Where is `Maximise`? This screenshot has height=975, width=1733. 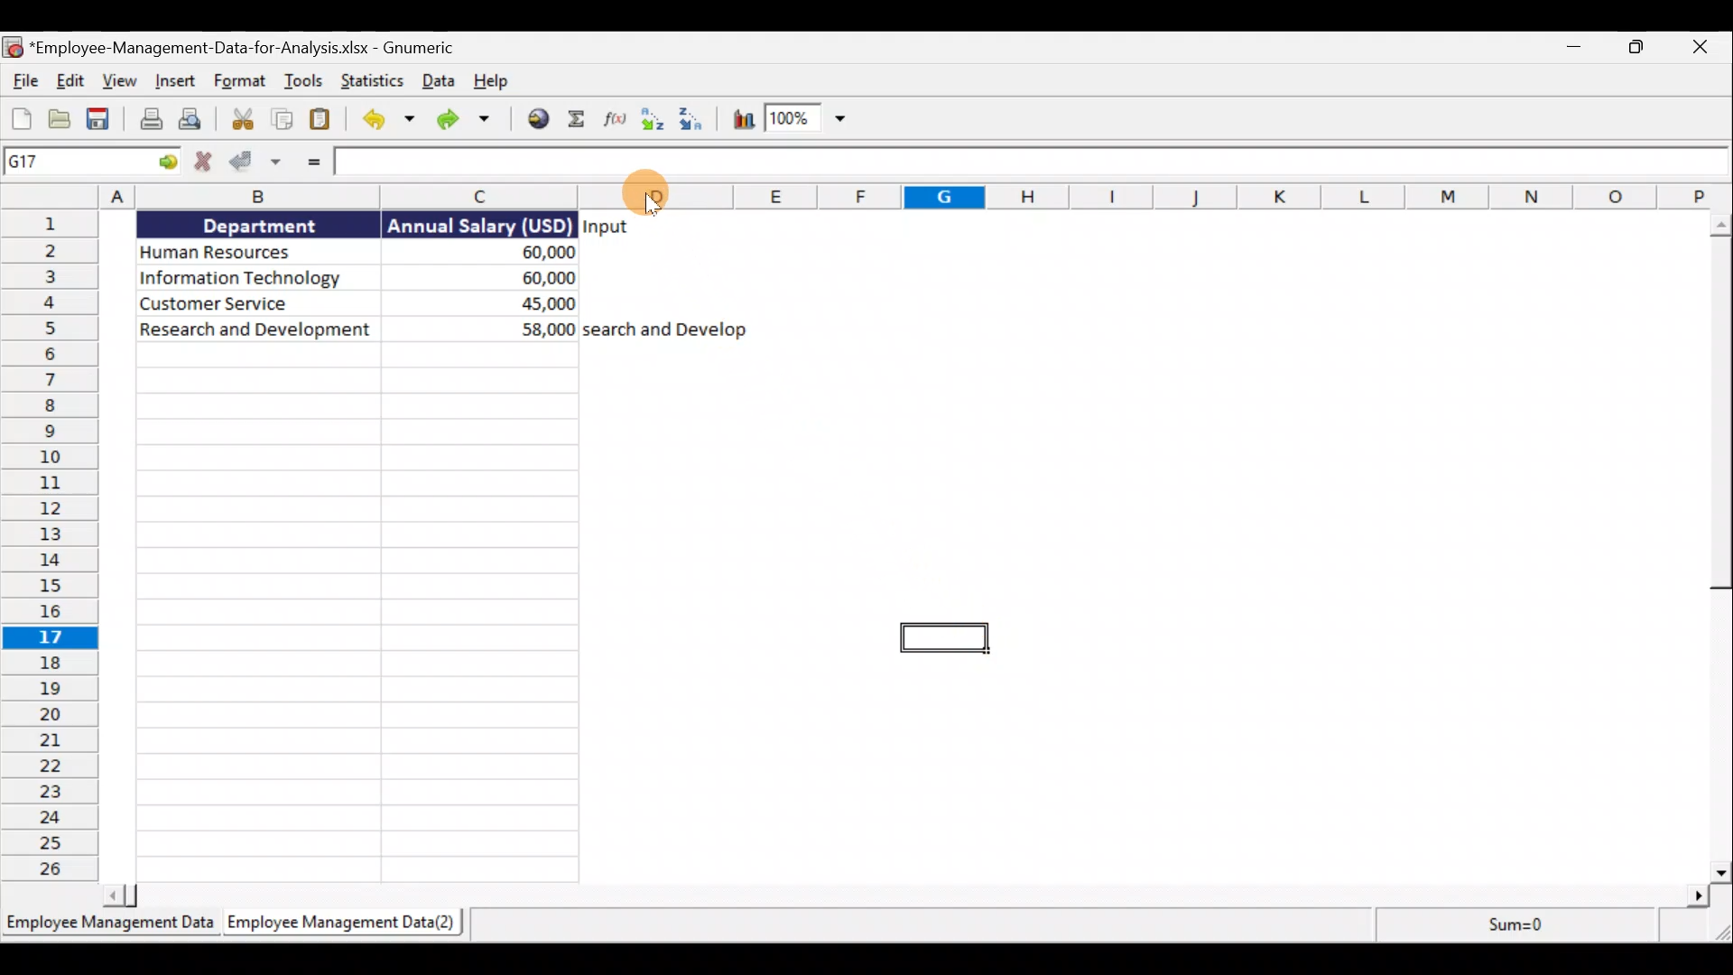
Maximise is located at coordinates (1634, 45).